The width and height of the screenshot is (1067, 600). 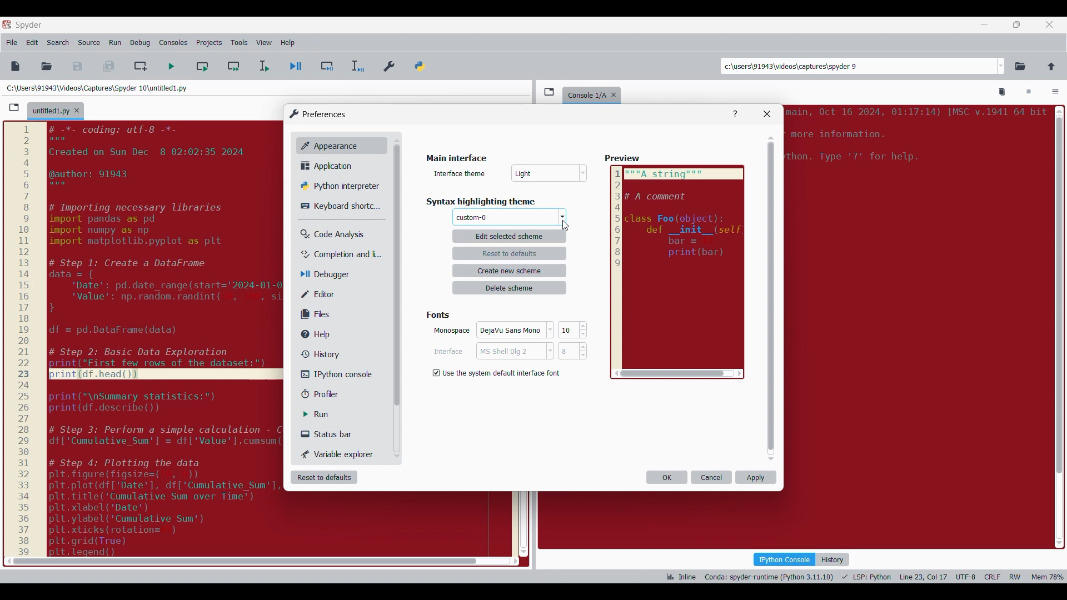 I want to click on Open, so click(x=47, y=66).